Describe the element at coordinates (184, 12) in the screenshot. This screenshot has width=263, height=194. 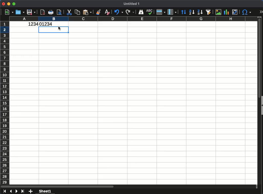
I see `sort` at that location.